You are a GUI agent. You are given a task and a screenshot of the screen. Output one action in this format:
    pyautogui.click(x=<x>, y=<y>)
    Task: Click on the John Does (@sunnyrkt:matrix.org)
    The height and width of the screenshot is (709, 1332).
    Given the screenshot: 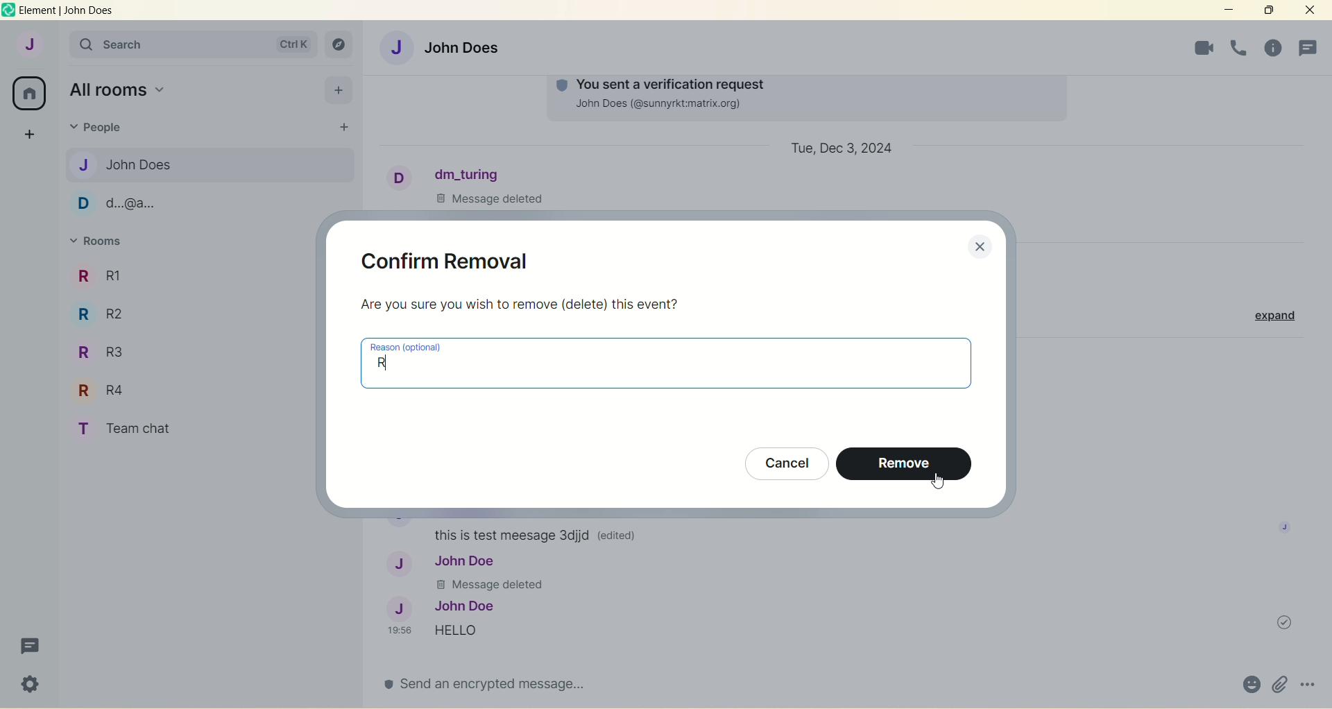 What is the action you would take?
    pyautogui.click(x=685, y=105)
    